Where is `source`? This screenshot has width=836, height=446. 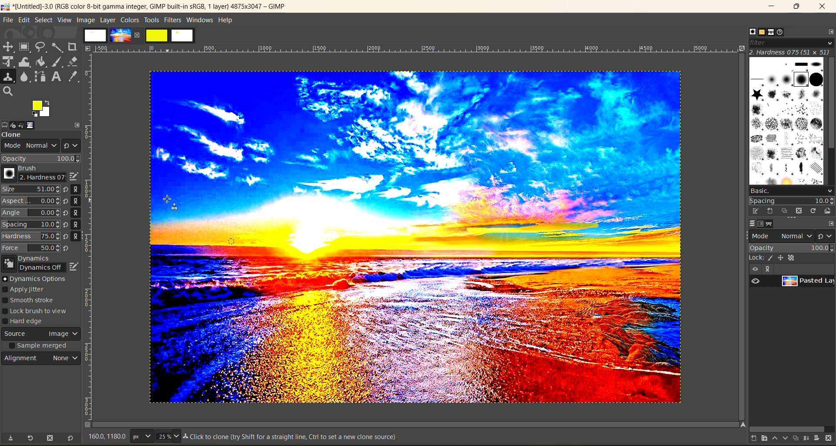
source is located at coordinates (41, 335).